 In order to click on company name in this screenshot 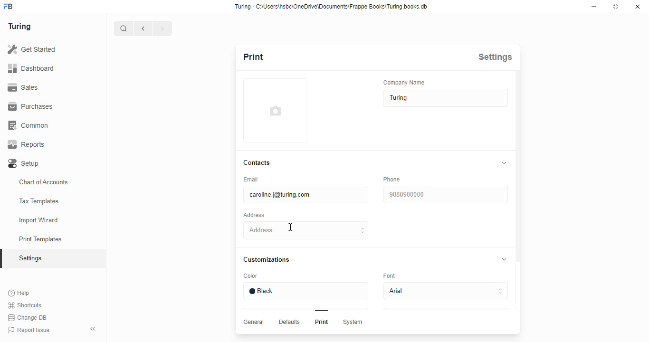, I will do `click(404, 82)`.